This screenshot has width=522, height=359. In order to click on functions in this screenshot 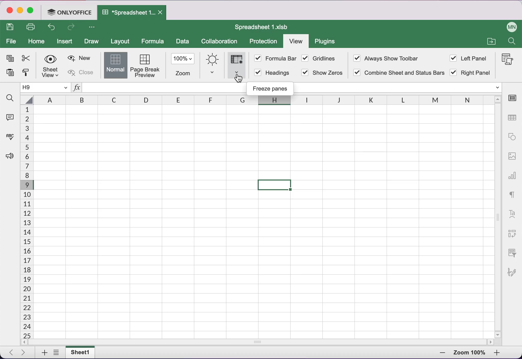, I will do `click(78, 87)`.